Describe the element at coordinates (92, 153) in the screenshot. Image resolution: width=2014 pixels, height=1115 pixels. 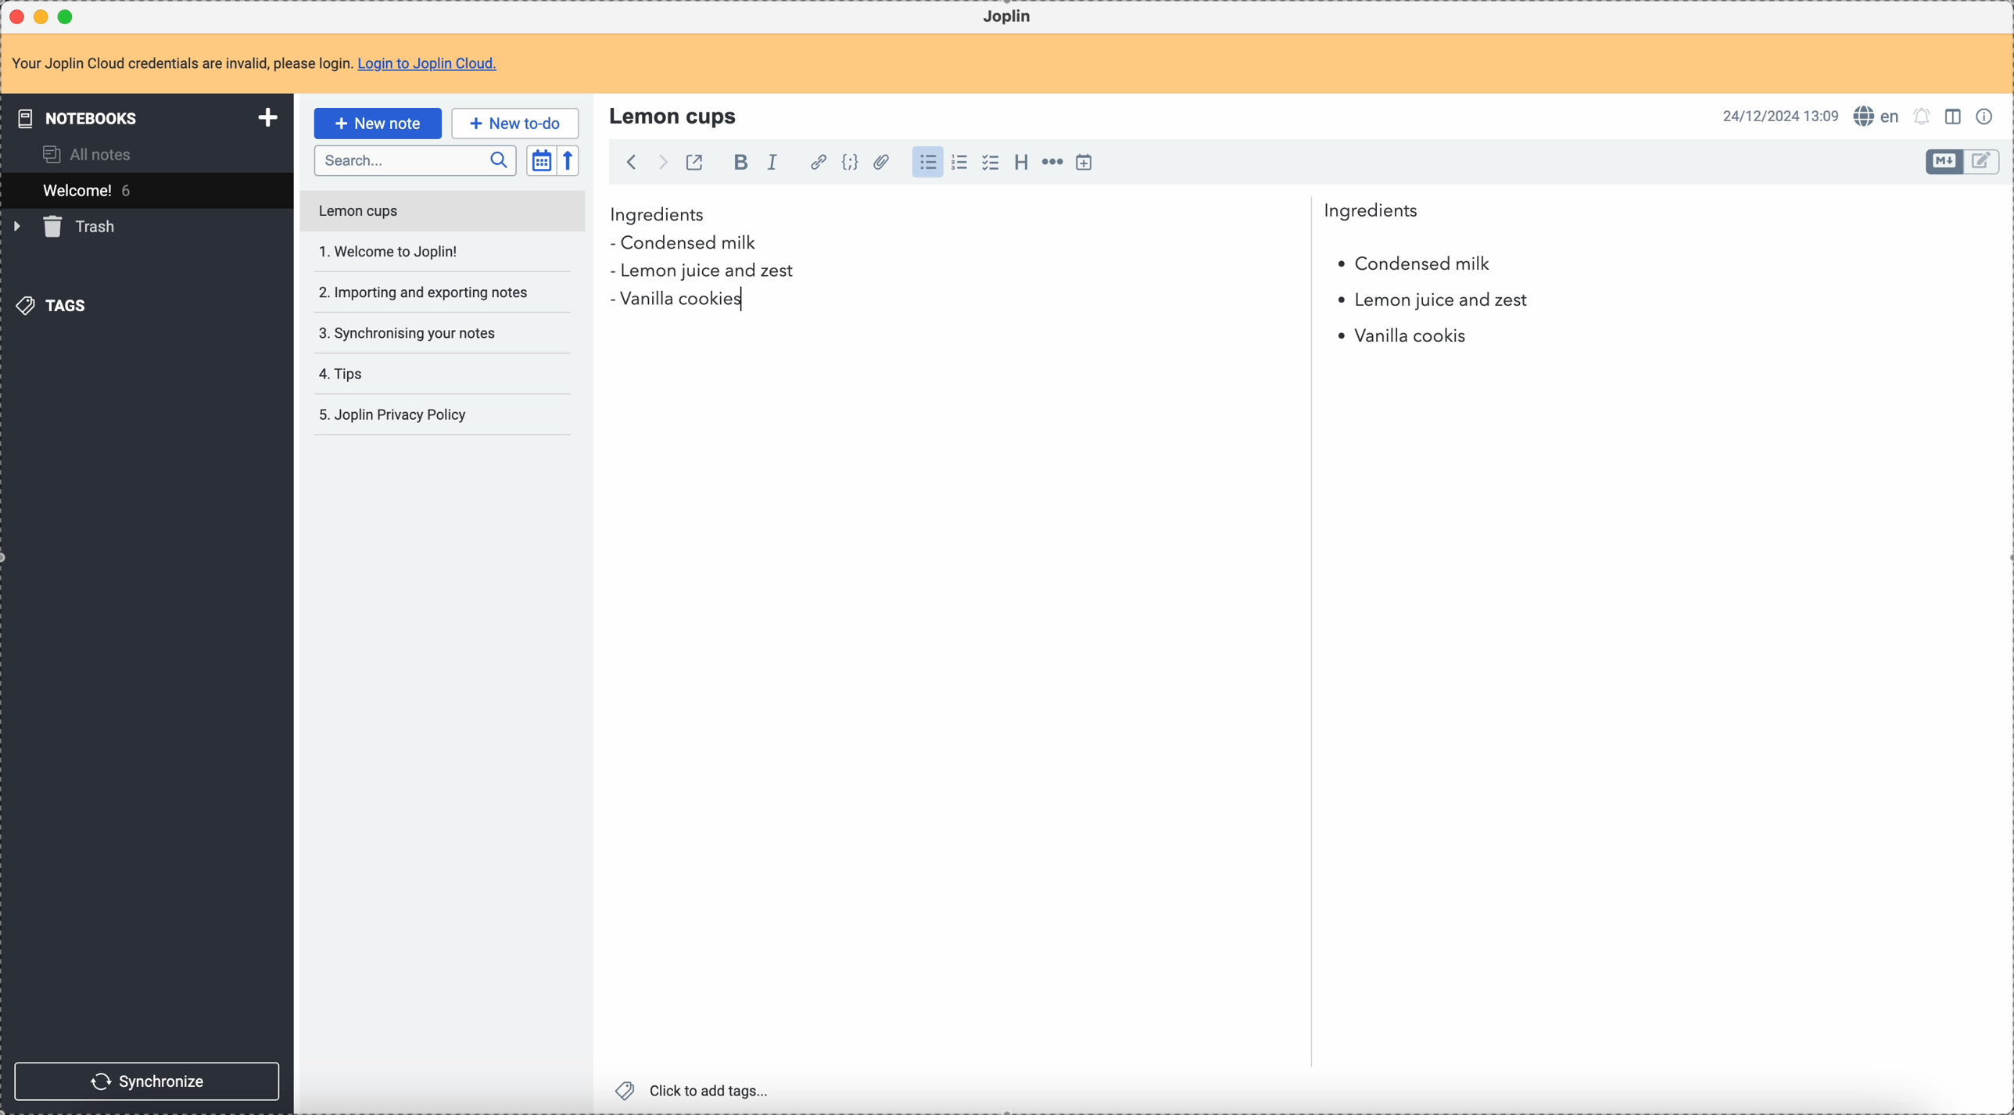
I see `all notes` at that location.